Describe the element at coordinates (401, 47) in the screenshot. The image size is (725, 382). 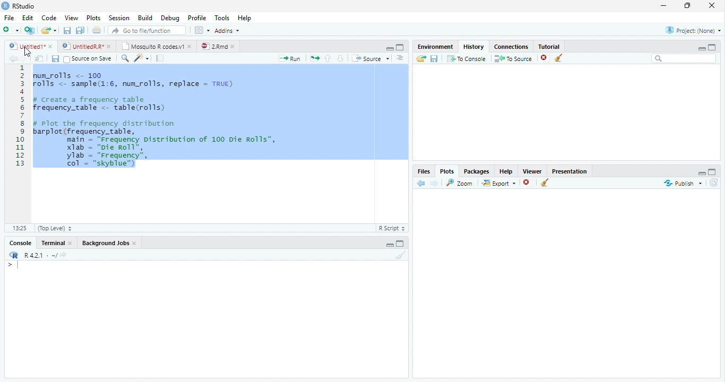
I see `Full Screen` at that location.